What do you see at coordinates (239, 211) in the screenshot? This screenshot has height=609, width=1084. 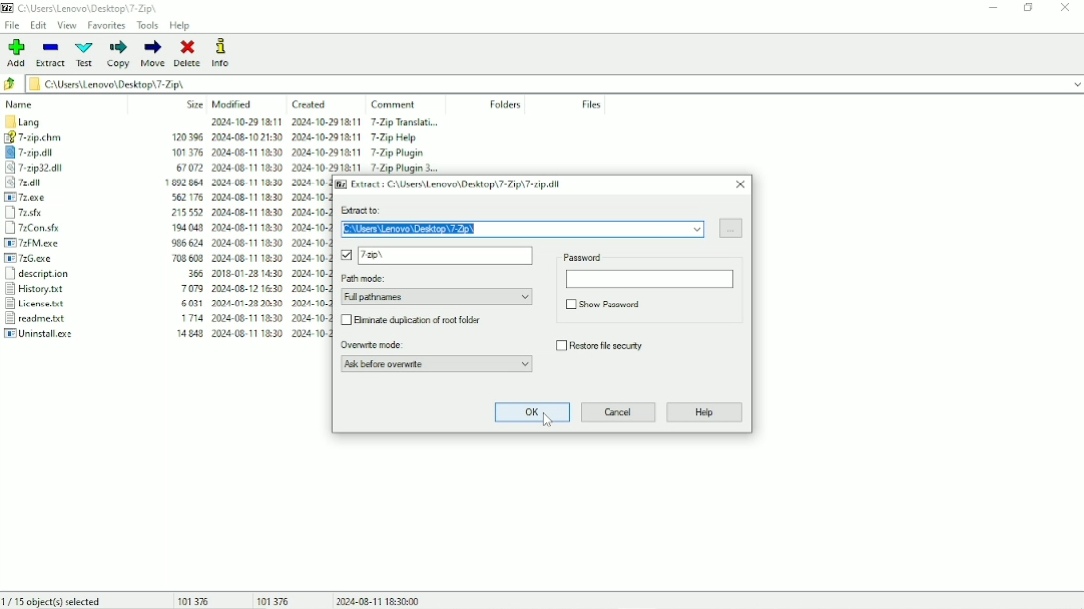 I see `S42 ERY WANE. 111830 MOLI 1211 T.Tie CAE SEY` at bounding box center [239, 211].